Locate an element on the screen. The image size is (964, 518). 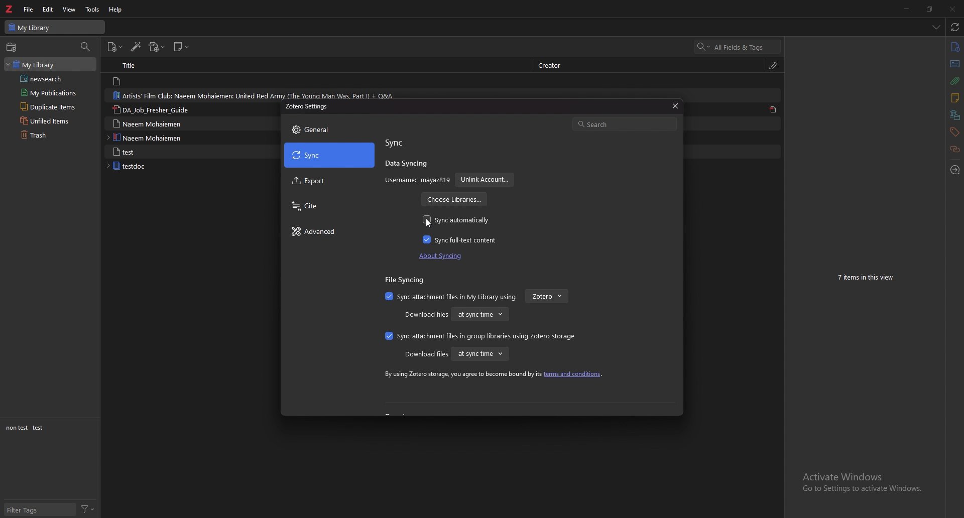
test is located at coordinates (152, 152).